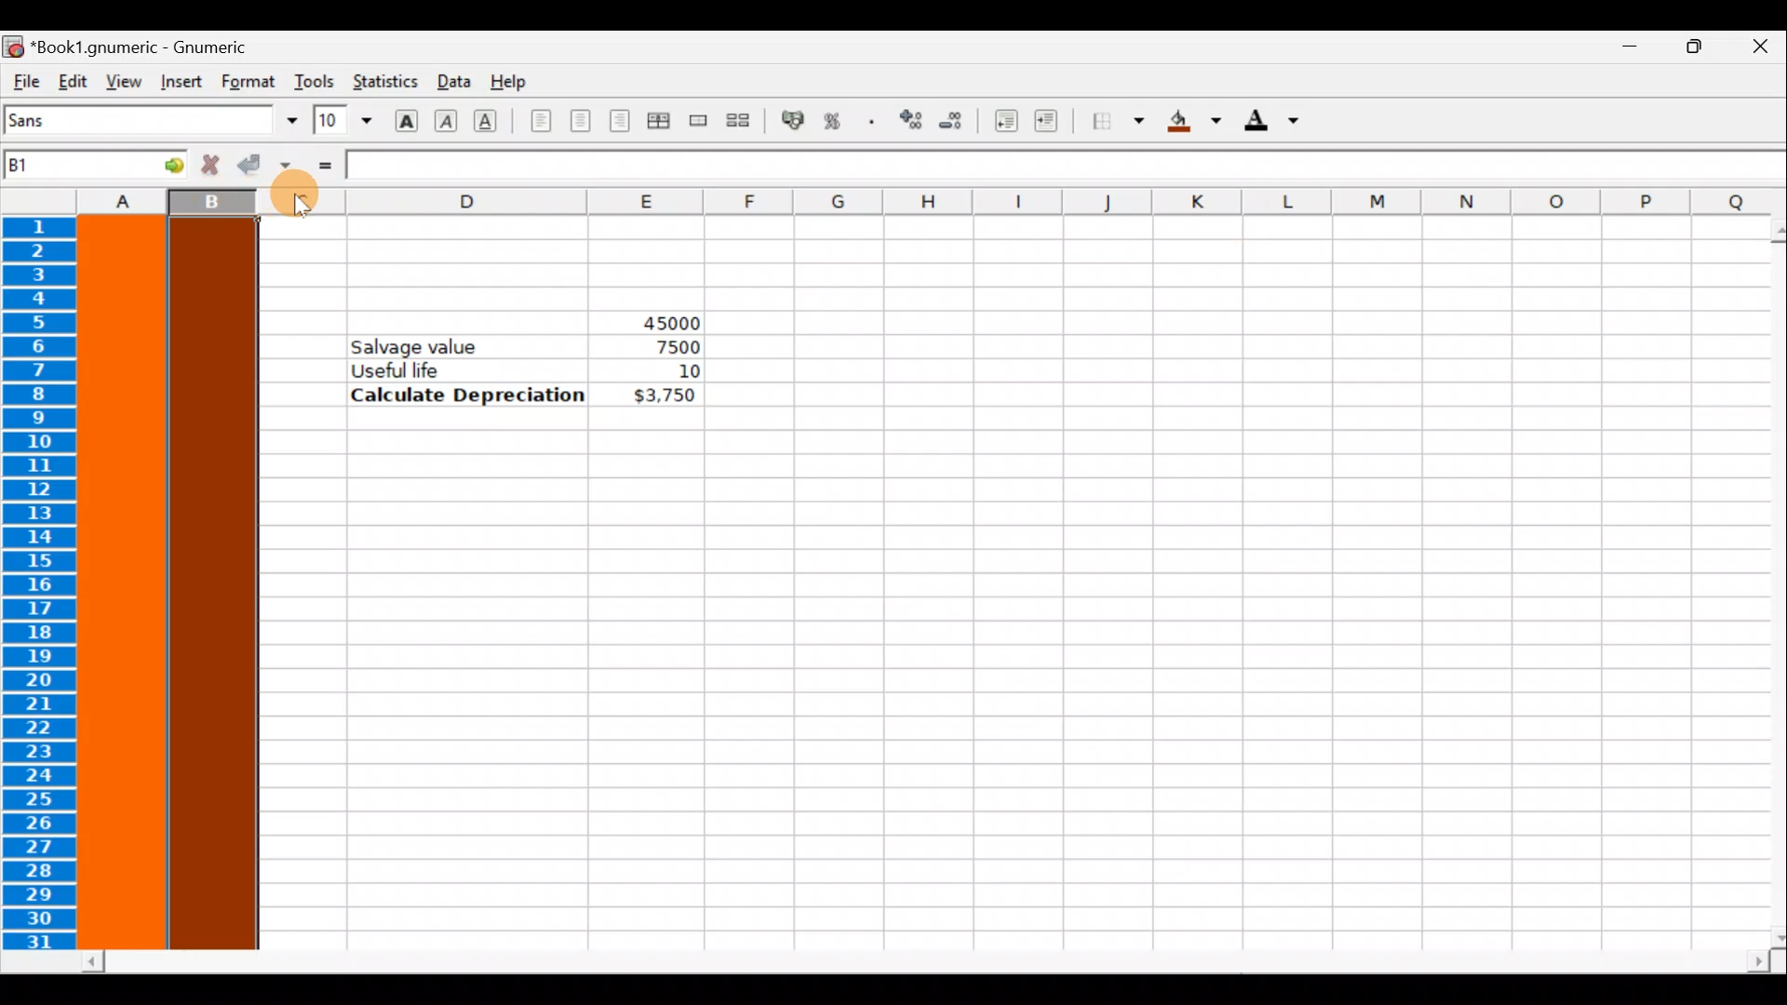 The width and height of the screenshot is (1787, 1005). What do you see at coordinates (292, 206) in the screenshot?
I see `Cursor on column C` at bounding box center [292, 206].